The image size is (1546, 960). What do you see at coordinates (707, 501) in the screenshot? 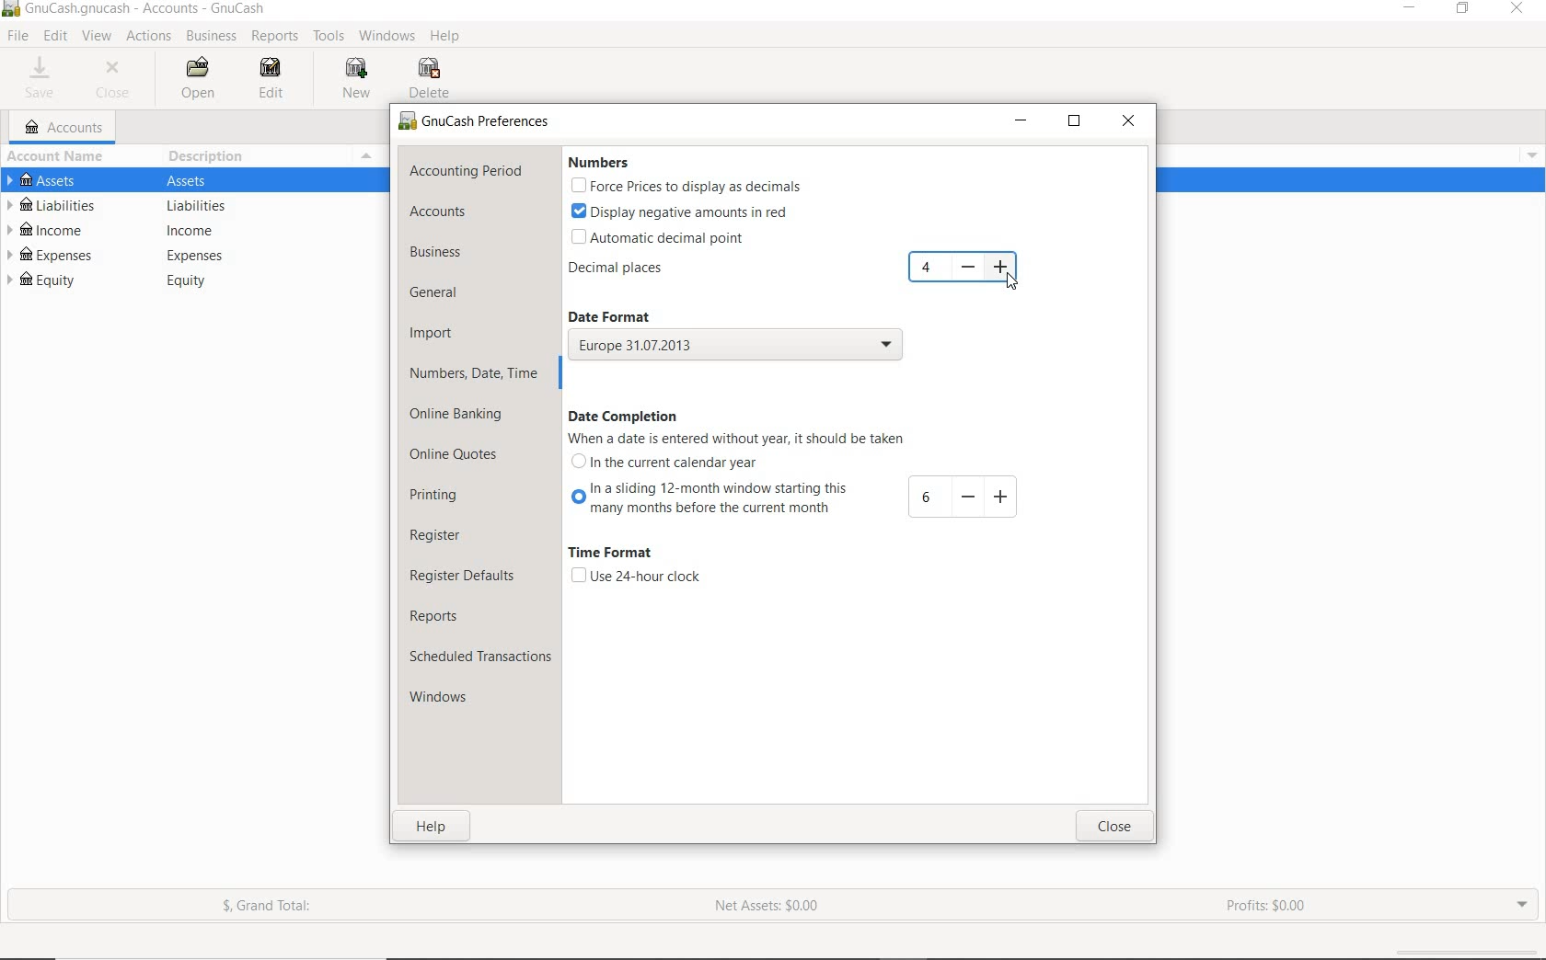
I see `in a sliding 12-month window starting this many months before the current month` at bounding box center [707, 501].